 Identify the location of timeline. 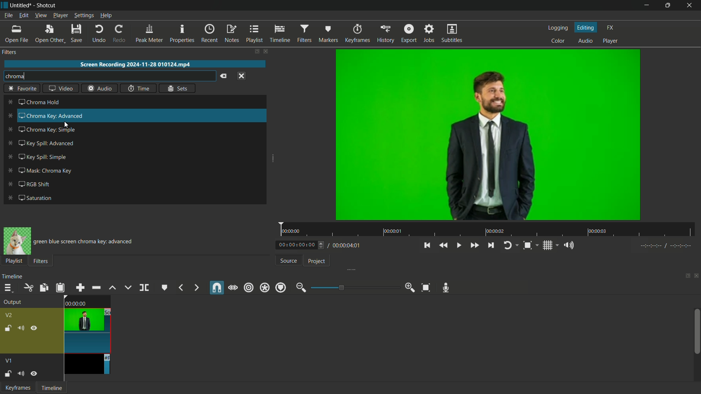
(280, 34).